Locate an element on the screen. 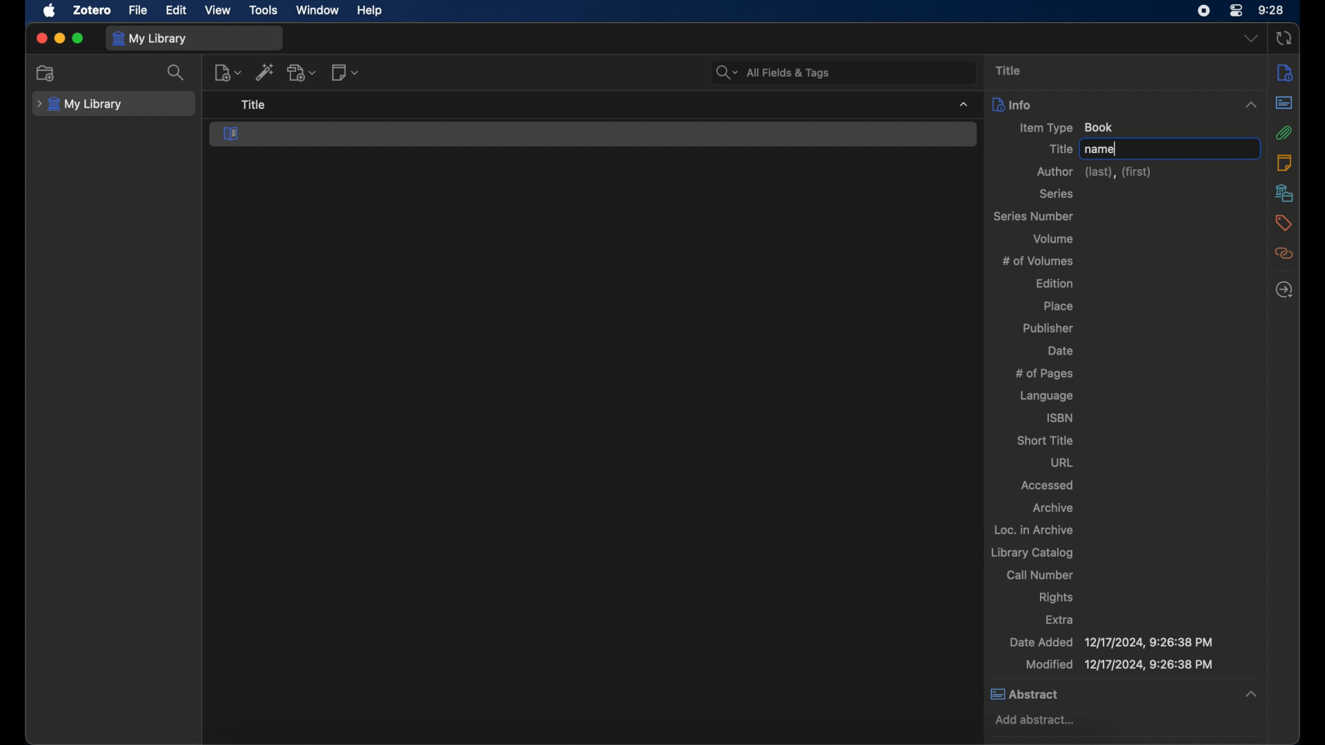 The height and width of the screenshot is (745, 1325). no of volumes is located at coordinates (1040, 261).